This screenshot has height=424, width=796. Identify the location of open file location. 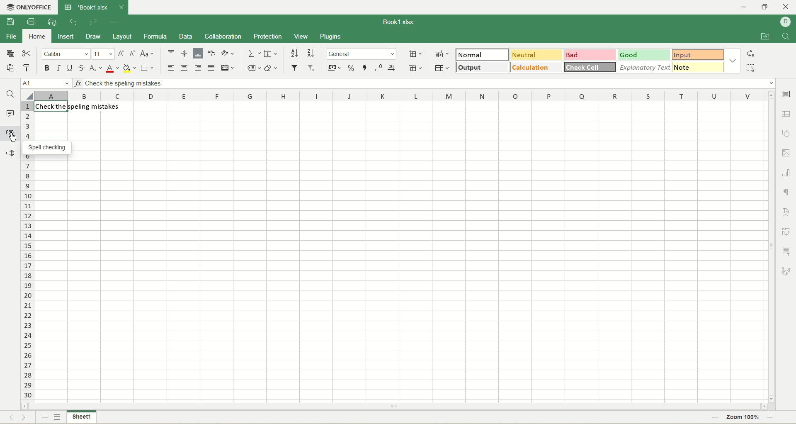
(765, 37).